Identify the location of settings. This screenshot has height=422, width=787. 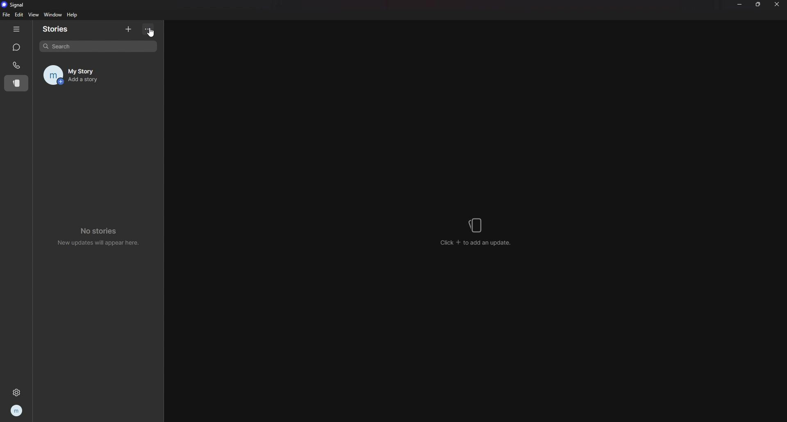
(16, 392).